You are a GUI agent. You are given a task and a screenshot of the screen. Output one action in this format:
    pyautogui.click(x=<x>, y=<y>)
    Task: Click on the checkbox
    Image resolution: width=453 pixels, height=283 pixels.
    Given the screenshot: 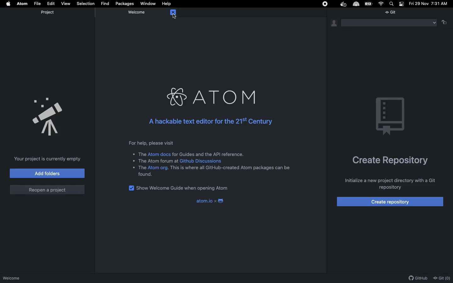 What is the action you would take?
    pyautogui.click(x=130, y=188)
    